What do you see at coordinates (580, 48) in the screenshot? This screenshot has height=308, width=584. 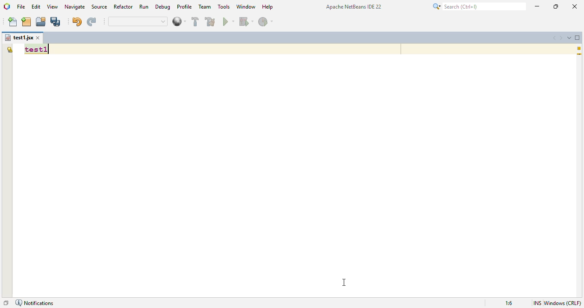 I see `1 warning` at bounding box center [580, 48].